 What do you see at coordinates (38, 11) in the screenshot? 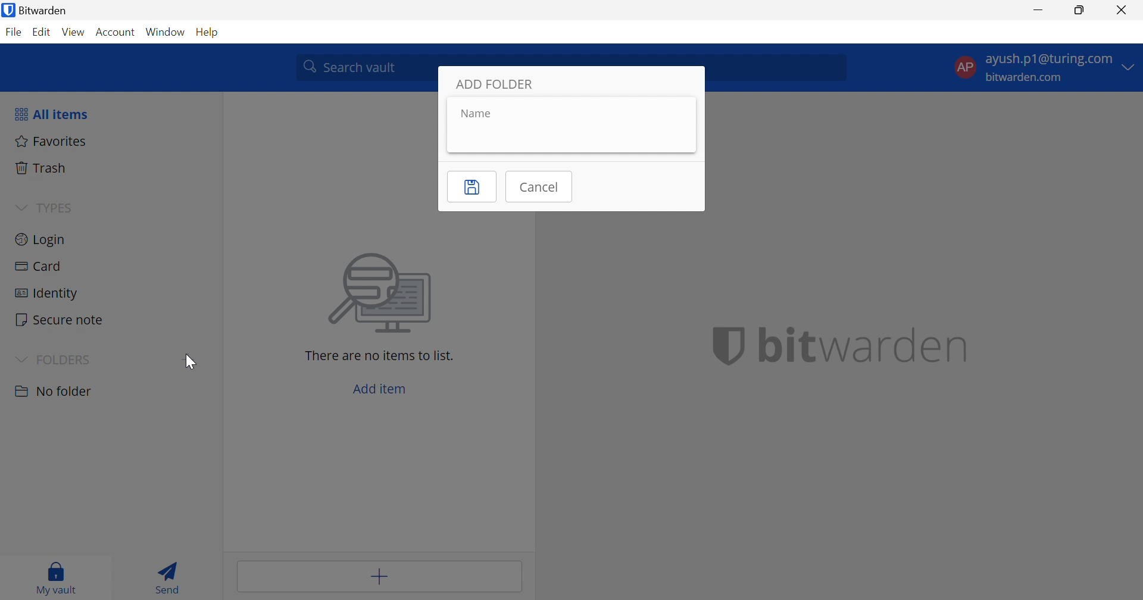
I see `Bitwarden` at bounding box center [38, 11].